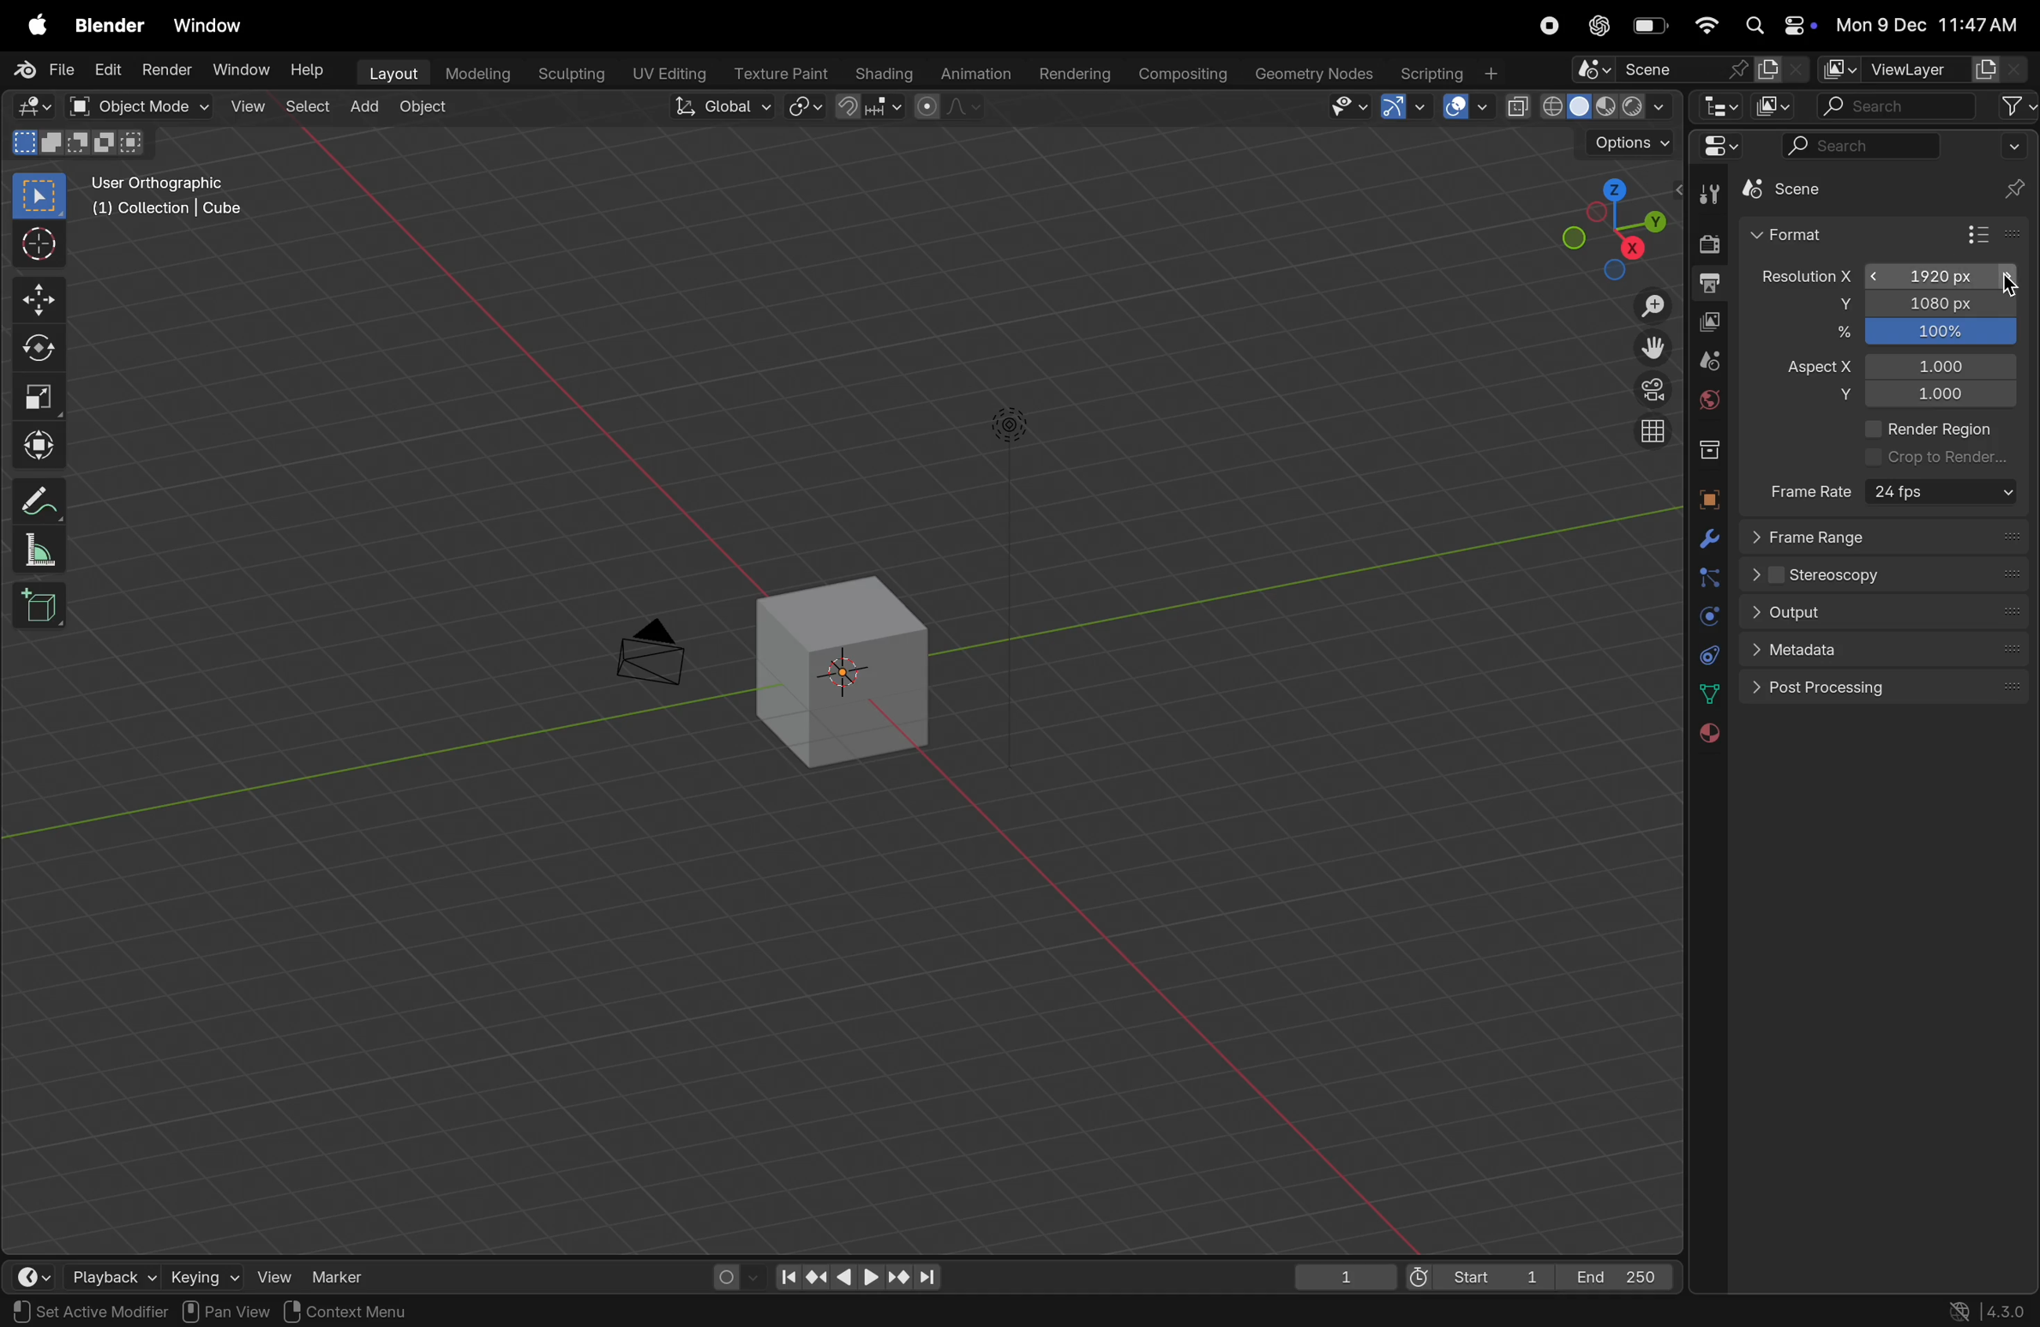 The height and width of the screenshot is (1327, 2040). Describe the element at coordinates (39, 443) in the screenshot. I see `trasform` at that location.